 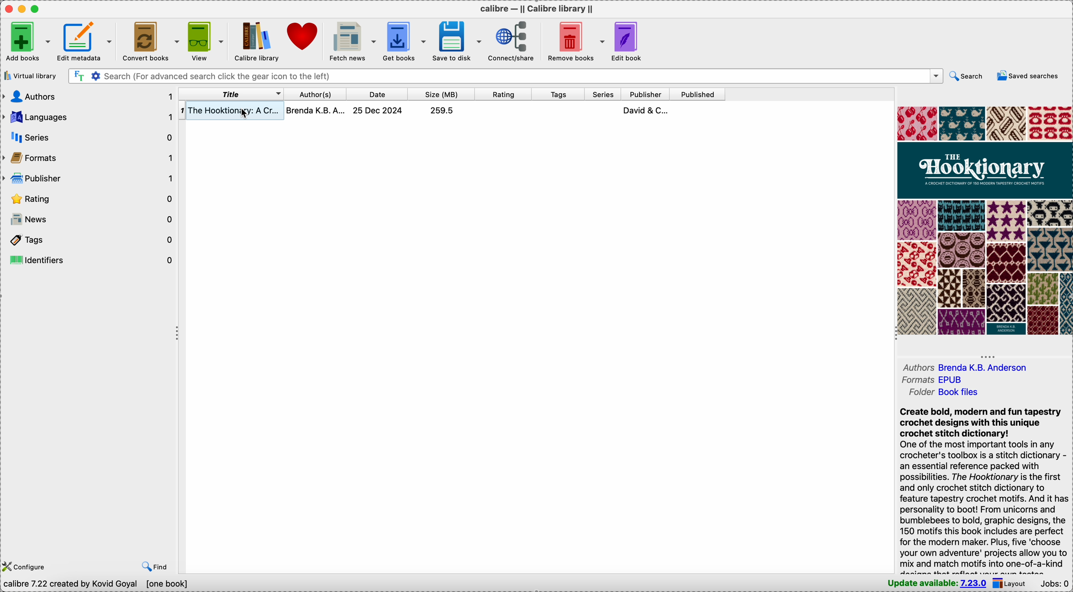 What do you see at coordinates (502, 94) in the screenshot?
I see `rating` at bounding box center [502, 94].